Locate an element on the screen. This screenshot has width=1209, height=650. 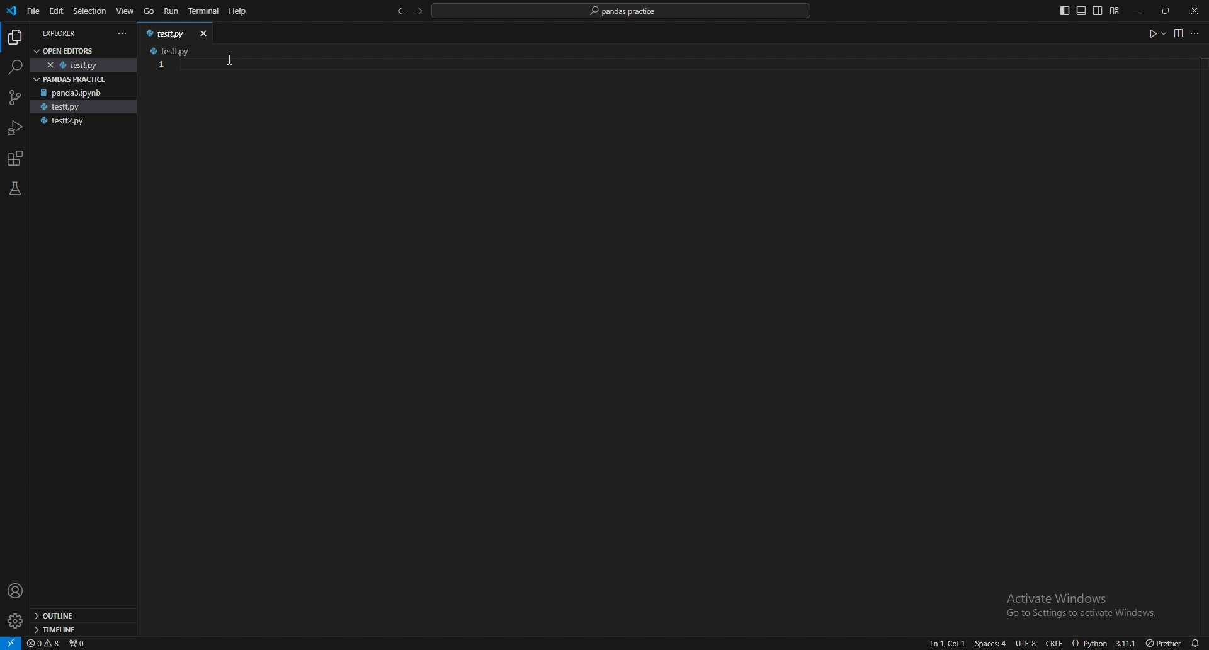
search is located at coordinates (14, 67).